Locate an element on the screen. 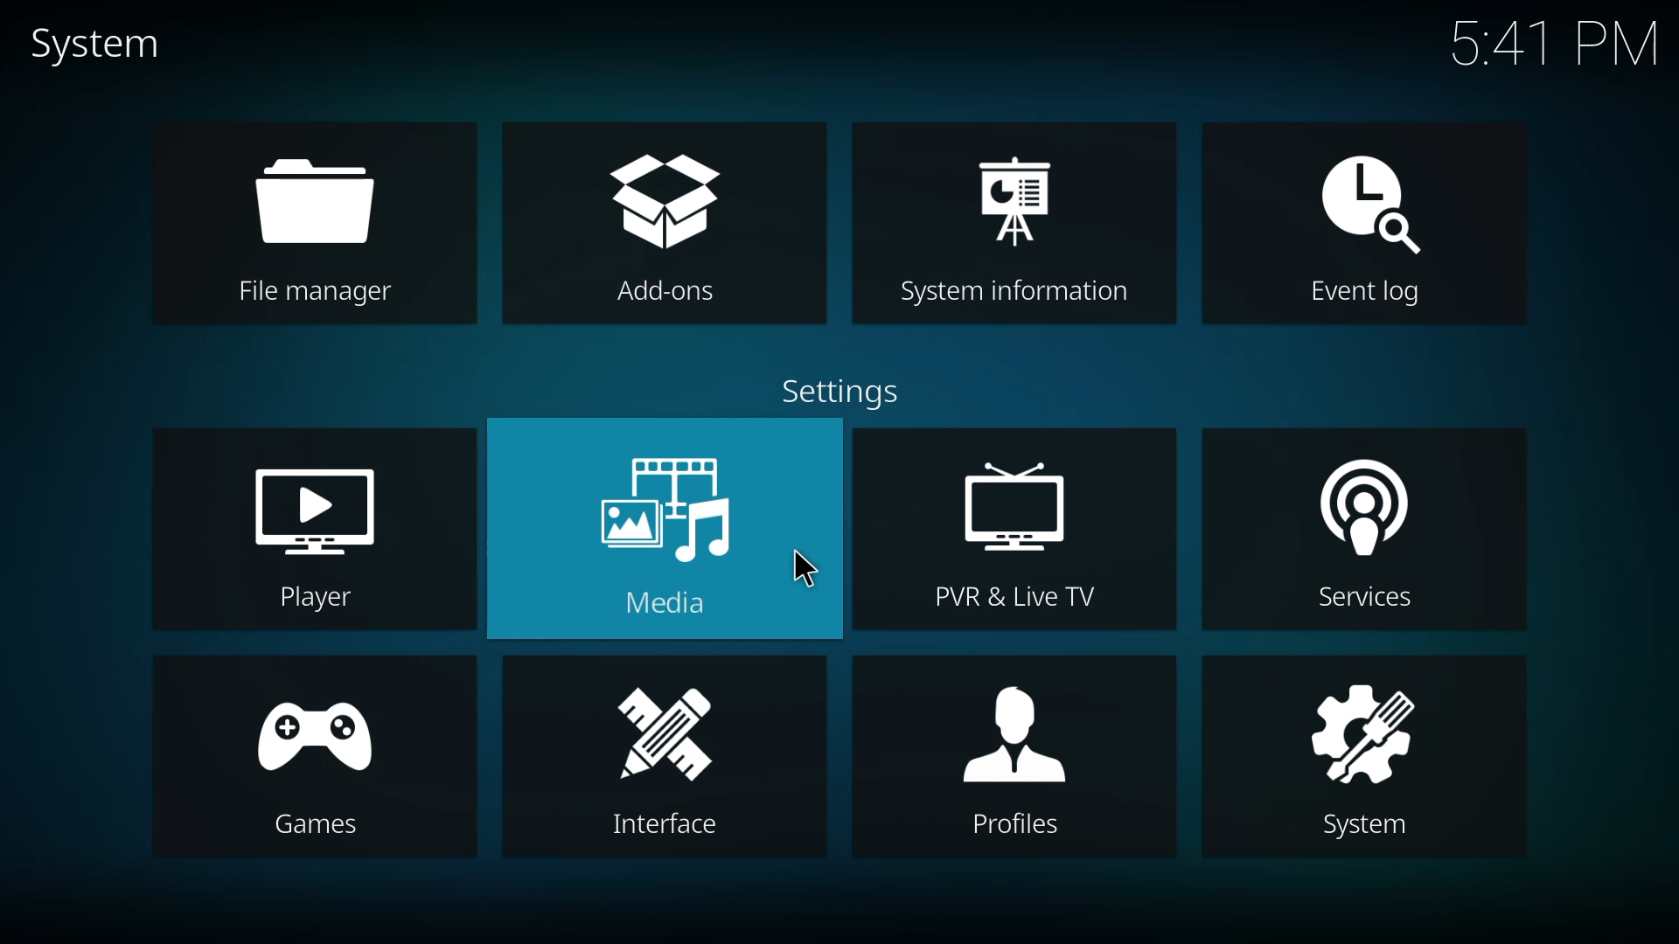  media is located at coordinates (668, 530).